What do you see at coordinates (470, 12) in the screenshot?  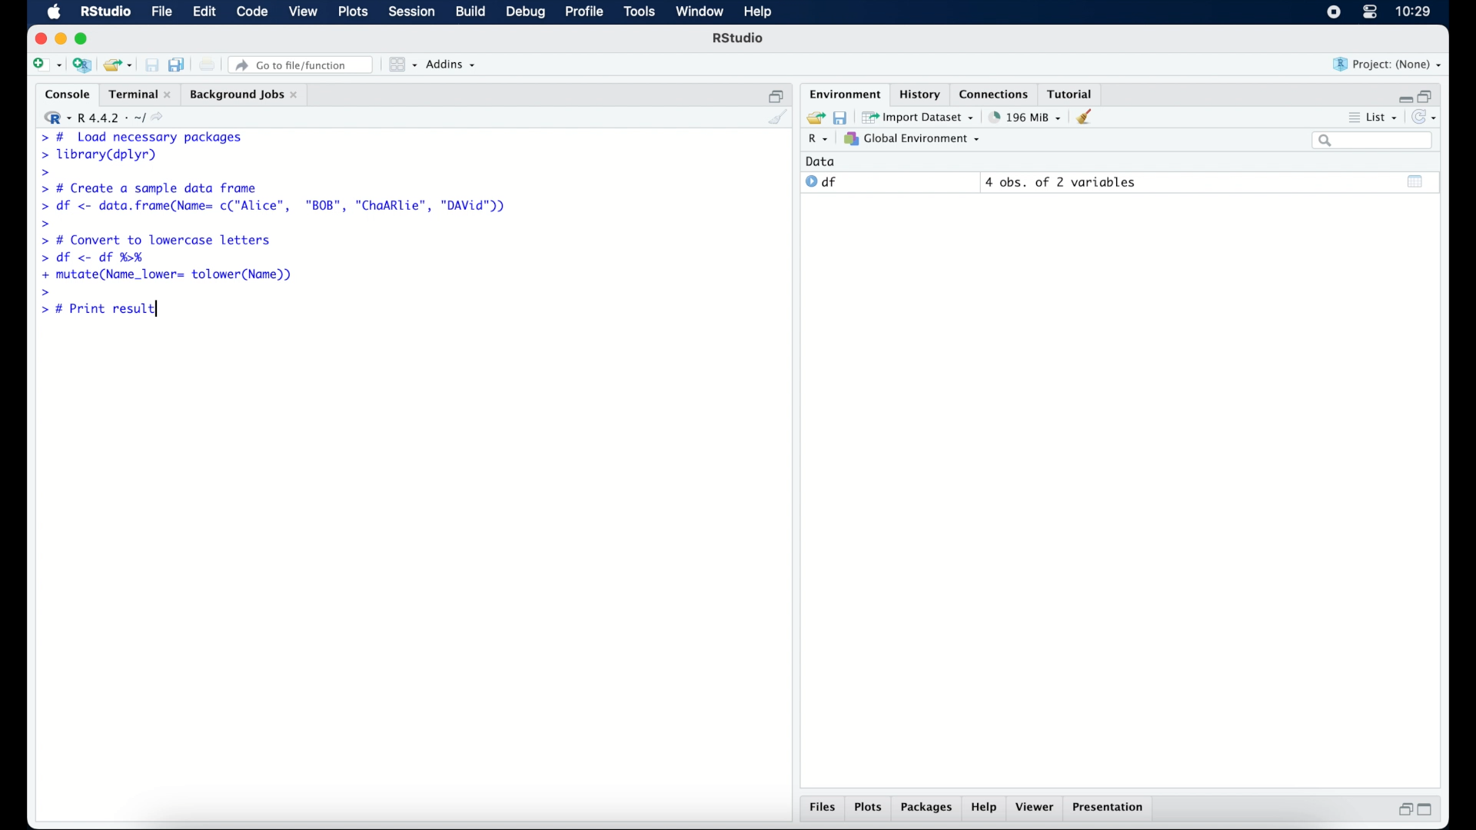 I see `build` at bounding box center [470, 12].